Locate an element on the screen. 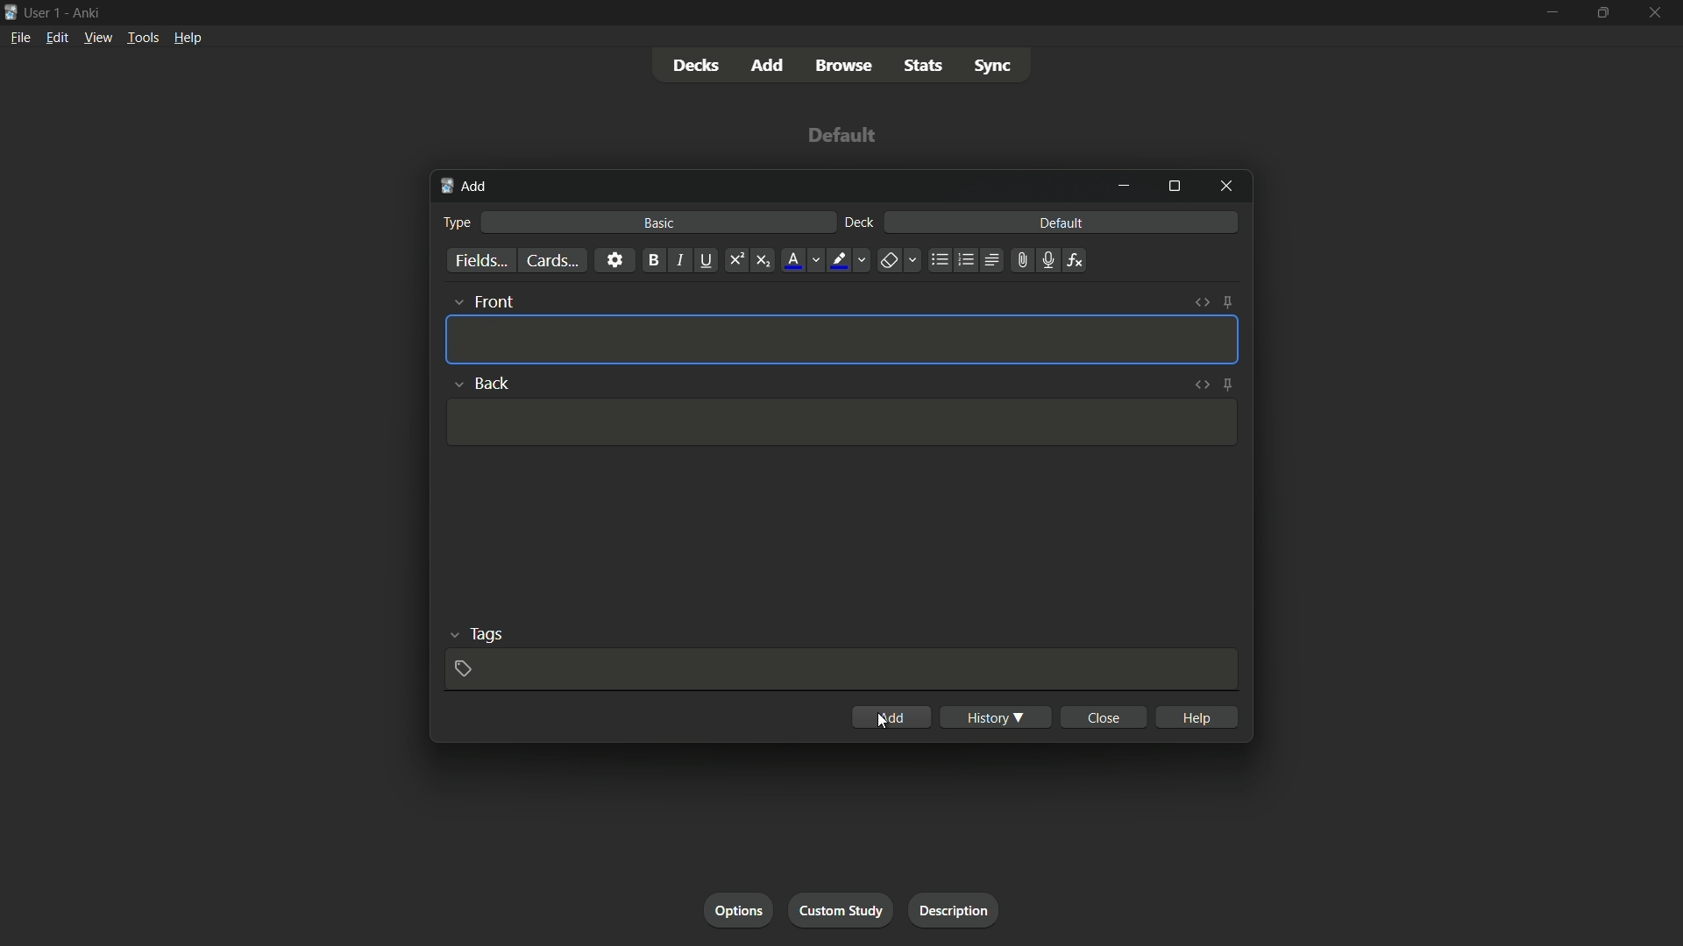 This screenshot has height=946, width=1683. close is located at coordinates (1104, 717).